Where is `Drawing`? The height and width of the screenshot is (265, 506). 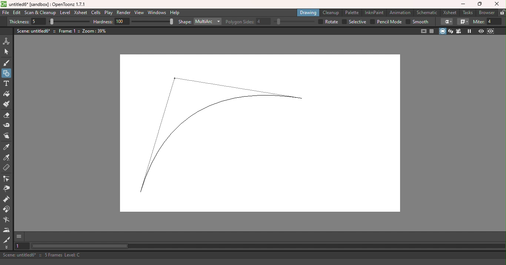 Drawing is located at coordinates (308, 13).